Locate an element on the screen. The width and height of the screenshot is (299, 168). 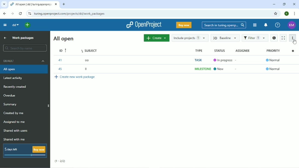
TASK is located at coordinates (200, 60).